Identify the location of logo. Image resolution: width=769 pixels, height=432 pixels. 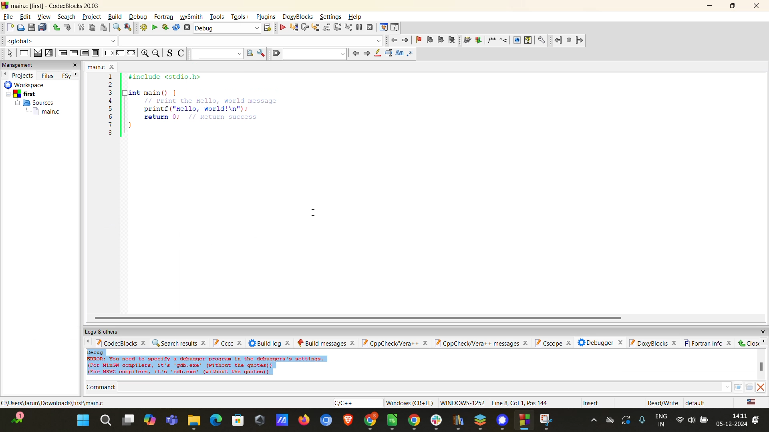
(392, 420).